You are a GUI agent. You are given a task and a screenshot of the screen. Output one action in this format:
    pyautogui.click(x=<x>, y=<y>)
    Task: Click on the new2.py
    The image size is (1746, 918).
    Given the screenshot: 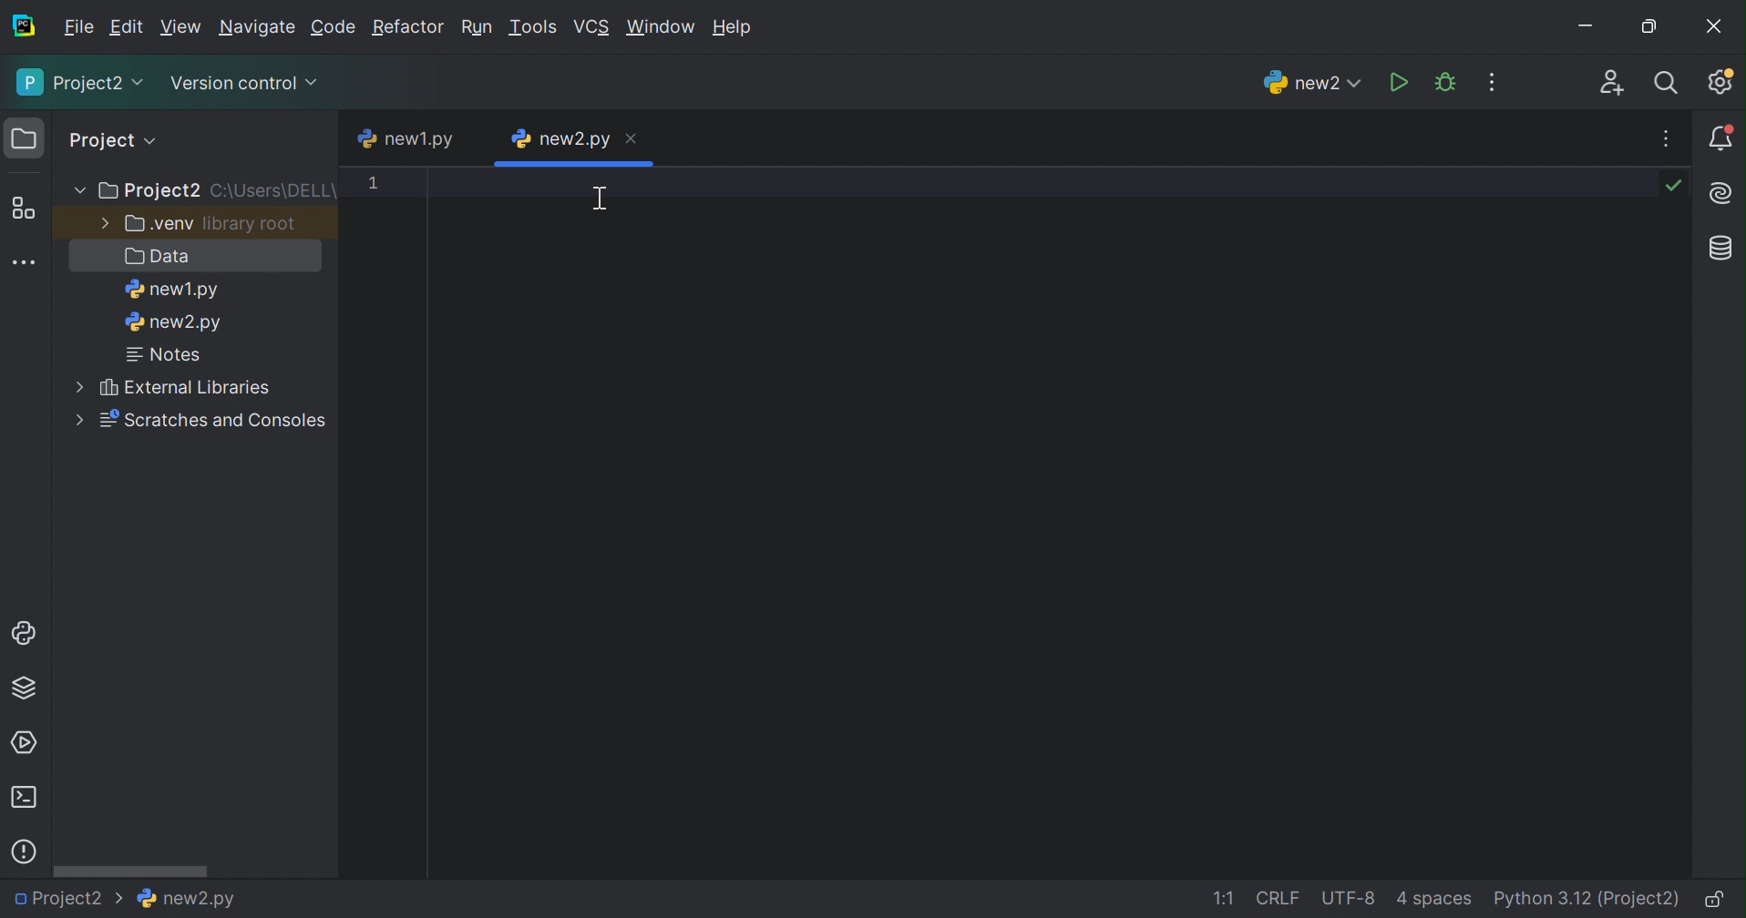 What is the action you would take?
    pyautogui.click(x=560, y=138)
    